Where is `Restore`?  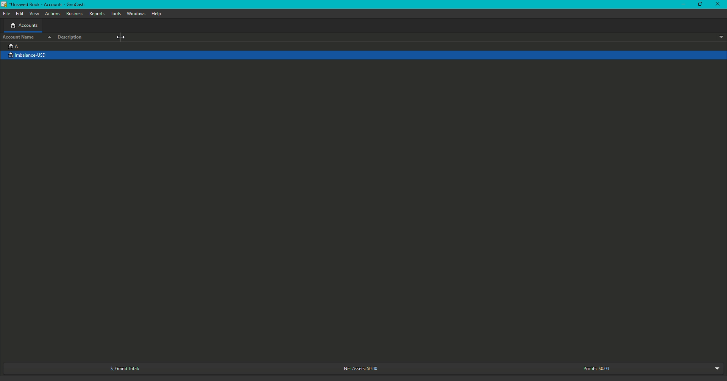
Restore is located at coordinates (699, 5).